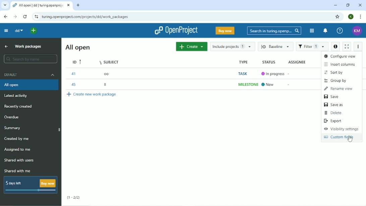  I want to click on Baseline, so click(276, 47).